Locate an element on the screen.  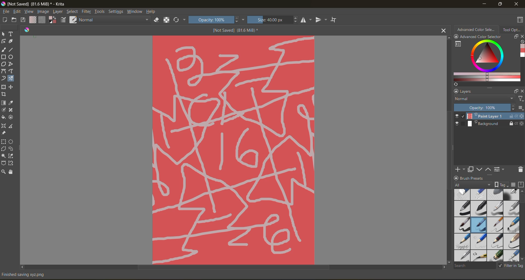
filter tag is located at coordinates (510, 265).